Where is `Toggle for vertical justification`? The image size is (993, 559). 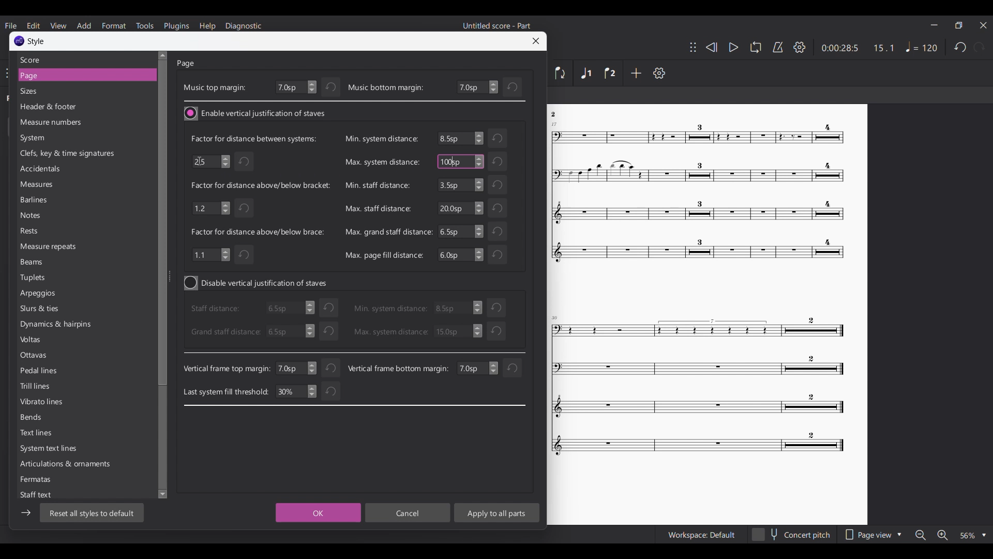
Toggle for vertical justification is located at coordinates (255, 113).